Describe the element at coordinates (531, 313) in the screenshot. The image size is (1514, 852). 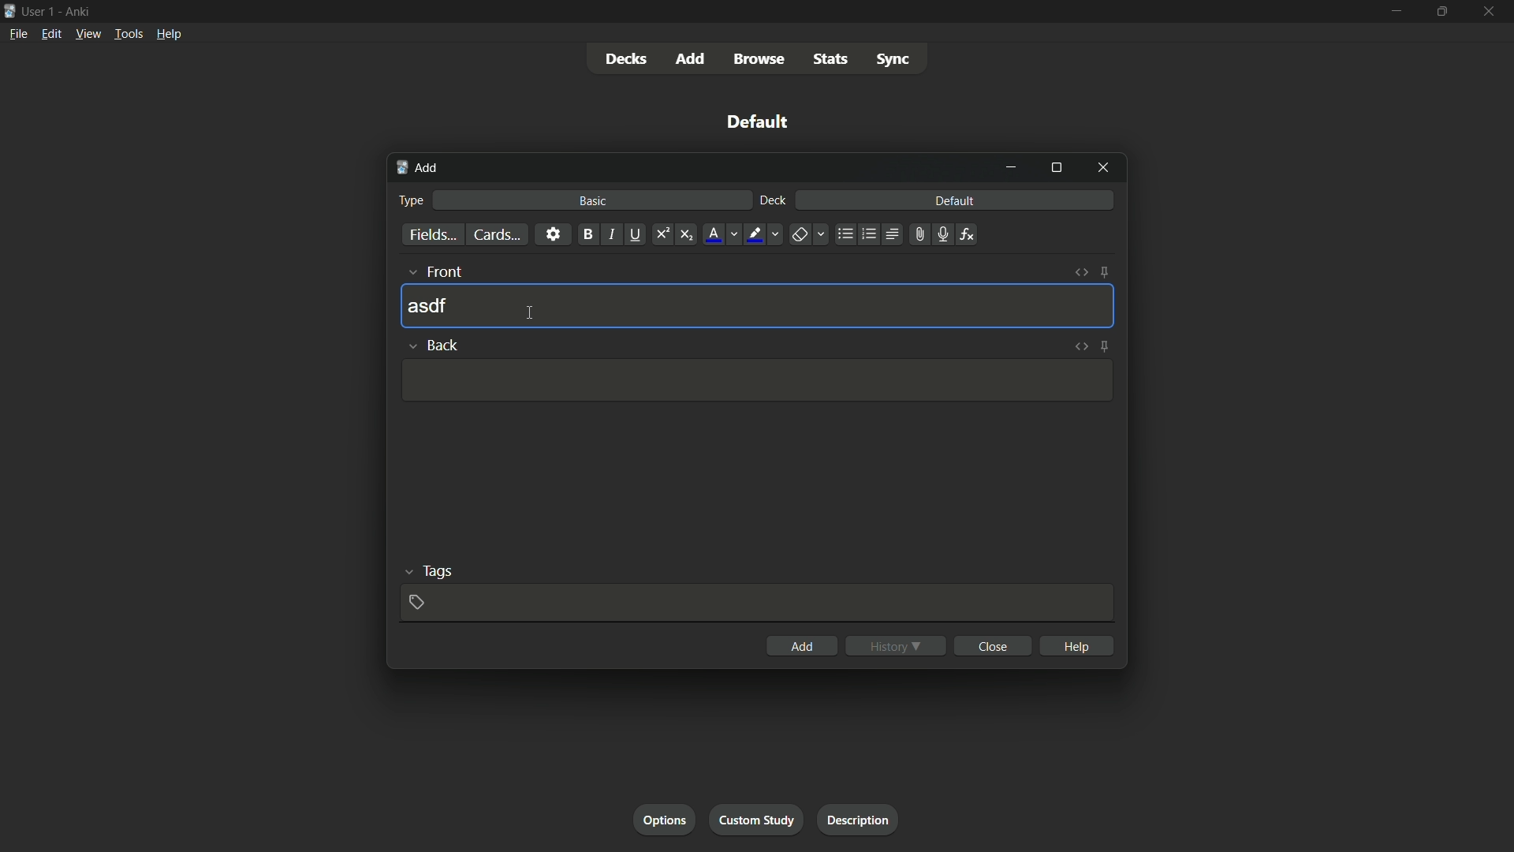
I see `cursor` at that location.